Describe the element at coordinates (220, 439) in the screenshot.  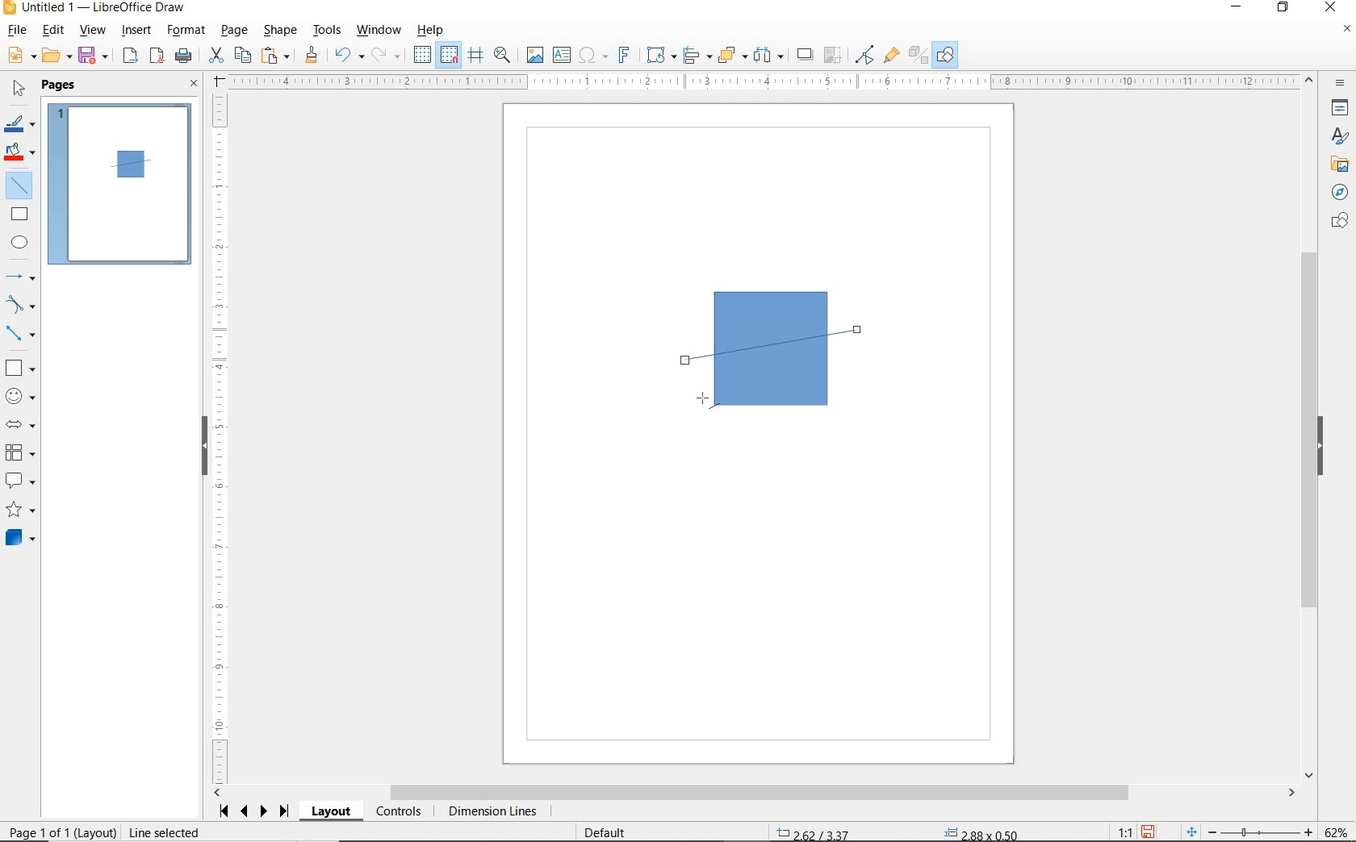
I see `RULER` at that location.